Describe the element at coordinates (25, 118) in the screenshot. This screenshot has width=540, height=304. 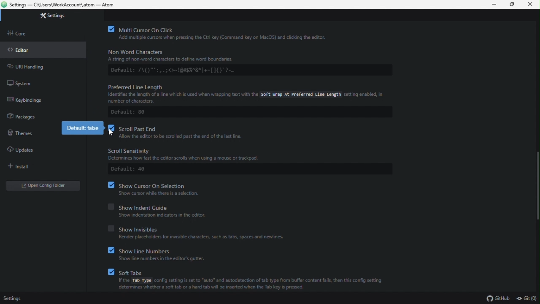
I see `Packages` at that location.